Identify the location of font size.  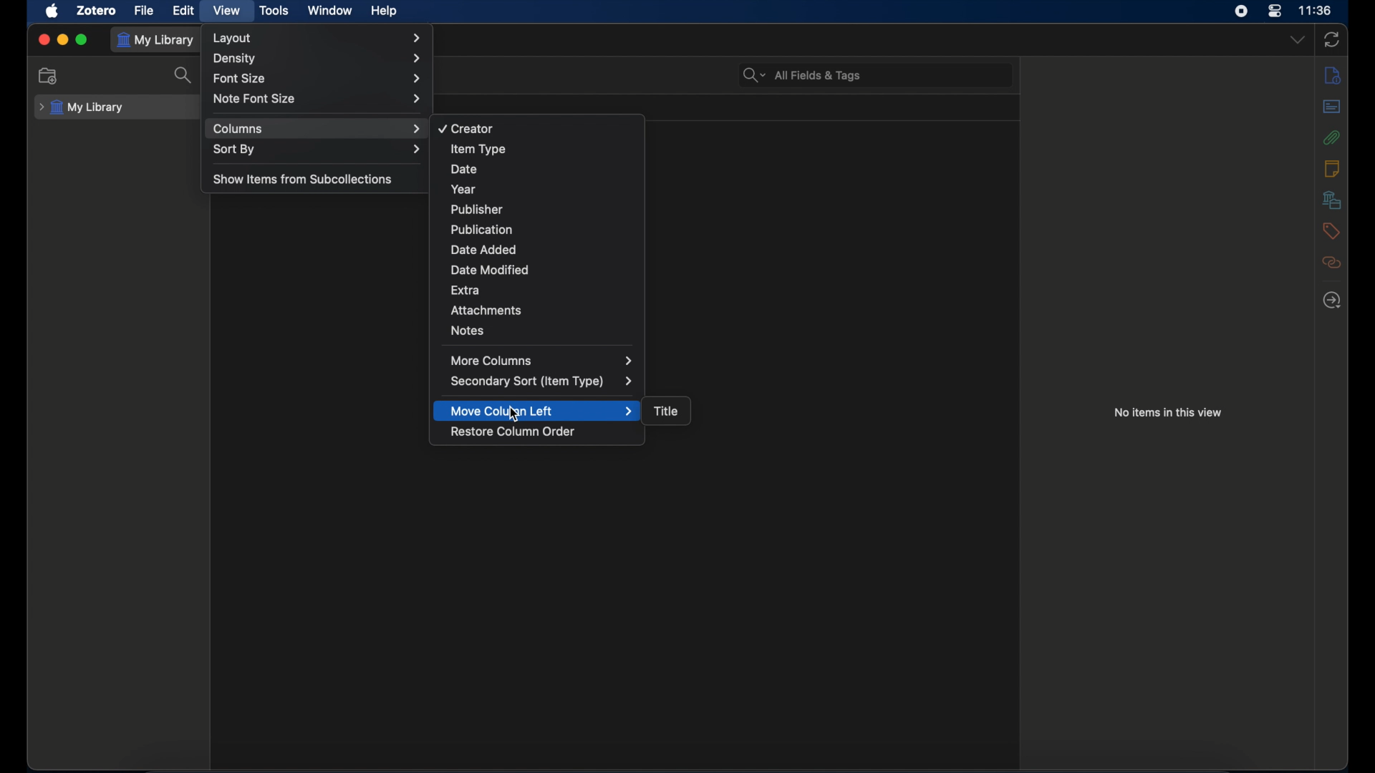
(317, 79).